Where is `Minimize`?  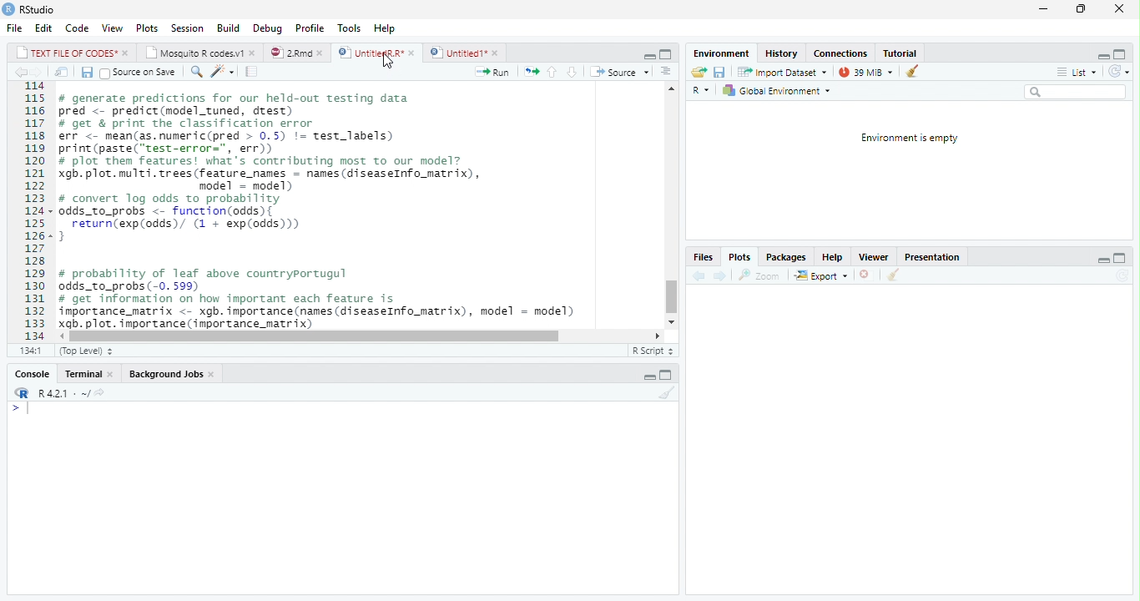 Minimize is located at coordinates (646, 54).